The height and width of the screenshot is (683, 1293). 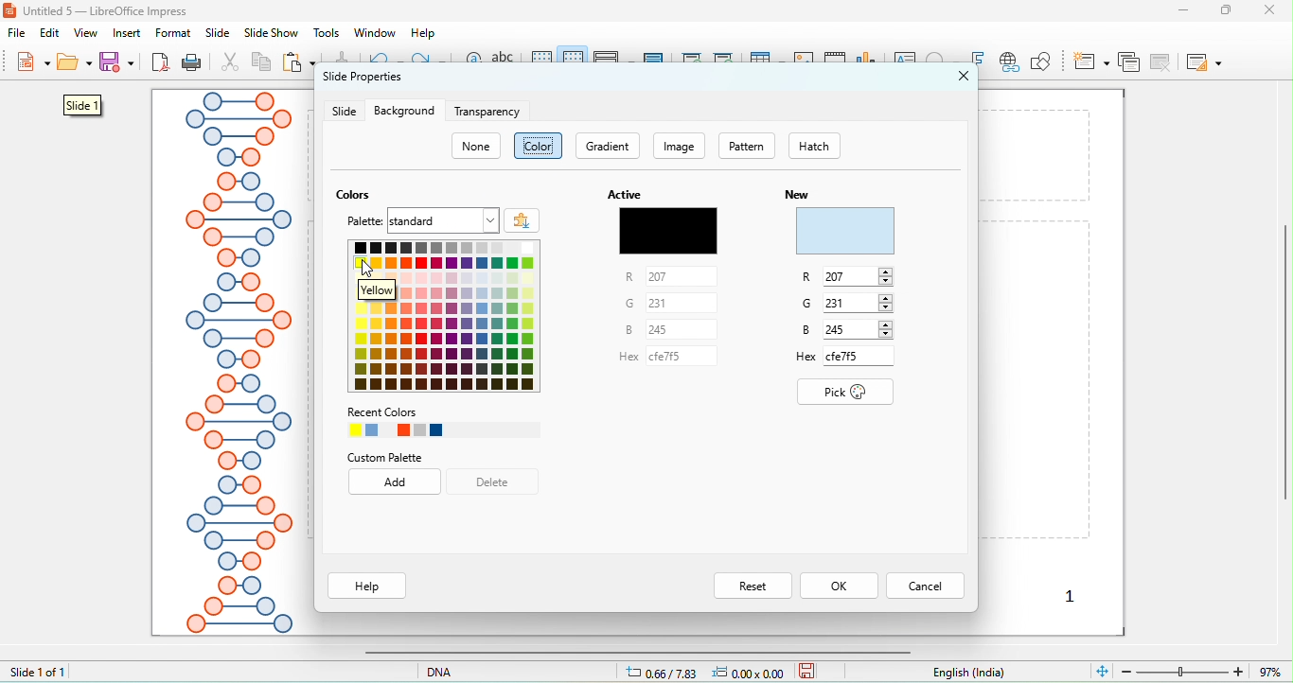 I want to click on image, so click(x=682, y=146).